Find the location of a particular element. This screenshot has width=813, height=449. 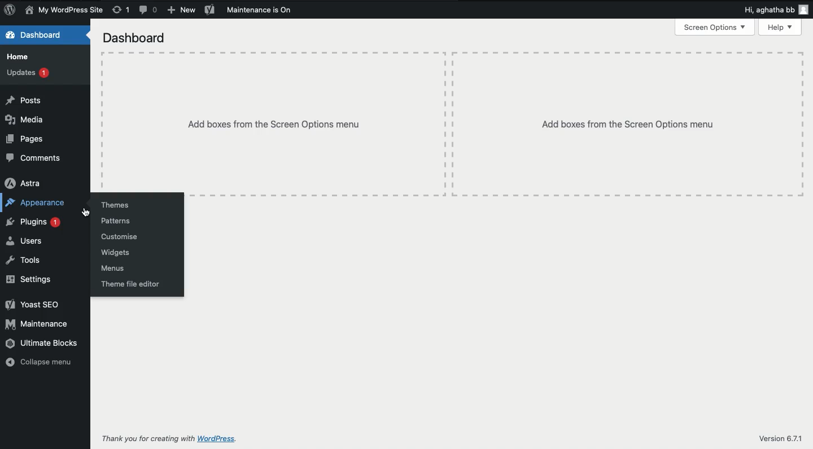

New is located at coordinates (181, 10).